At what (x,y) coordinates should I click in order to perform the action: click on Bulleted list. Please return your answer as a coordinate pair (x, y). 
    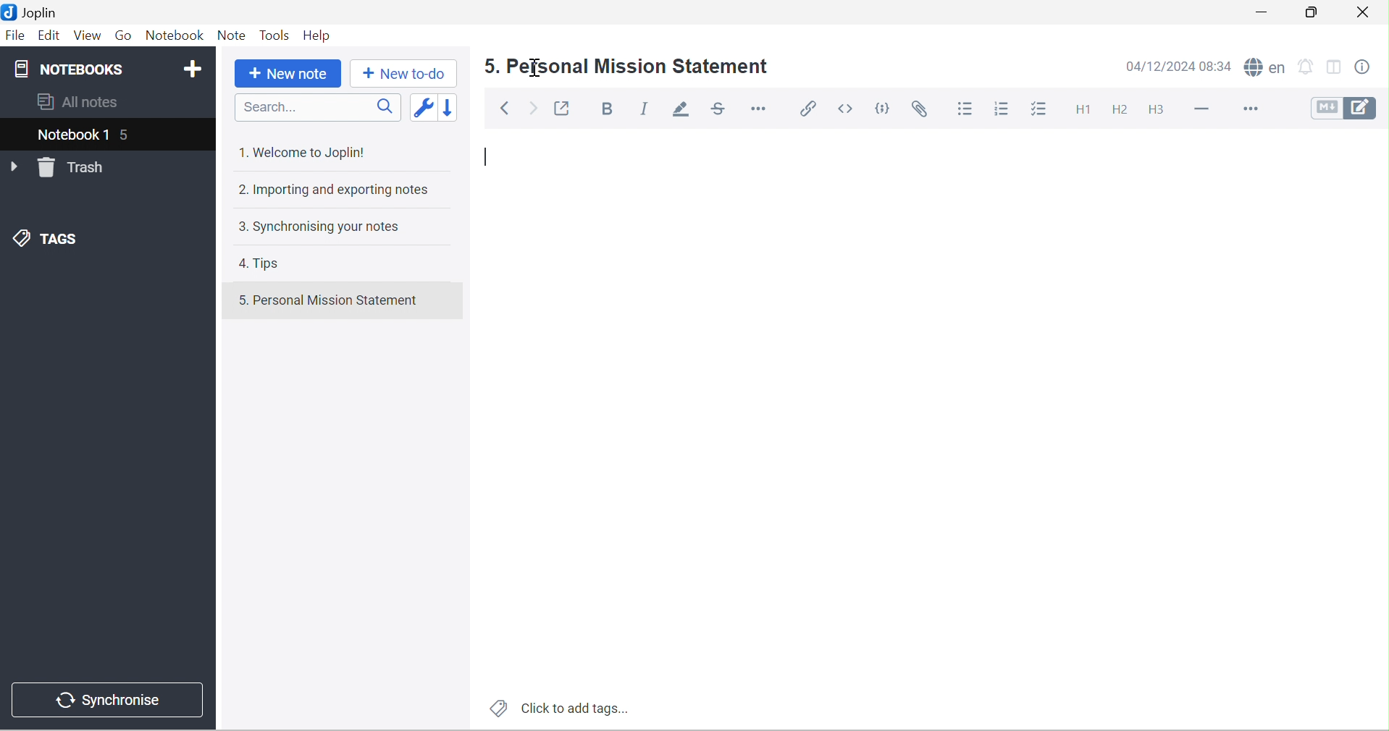
    Looking at the image, I should click on (970, 111).